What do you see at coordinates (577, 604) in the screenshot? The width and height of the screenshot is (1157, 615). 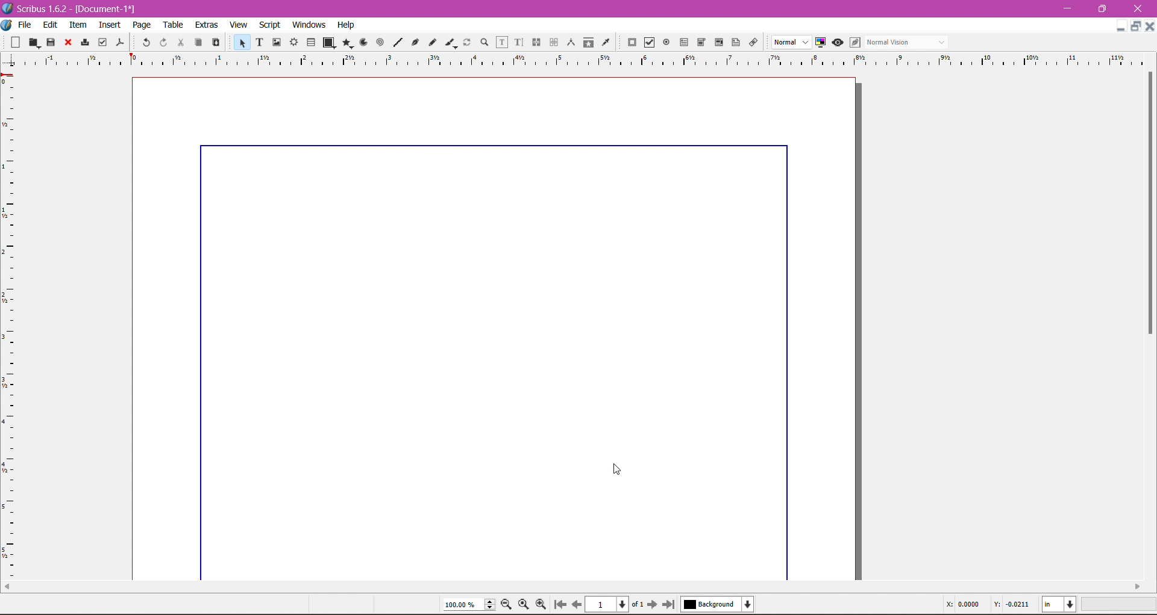 I see `Go to previous page` at bounding box center [577, 604].